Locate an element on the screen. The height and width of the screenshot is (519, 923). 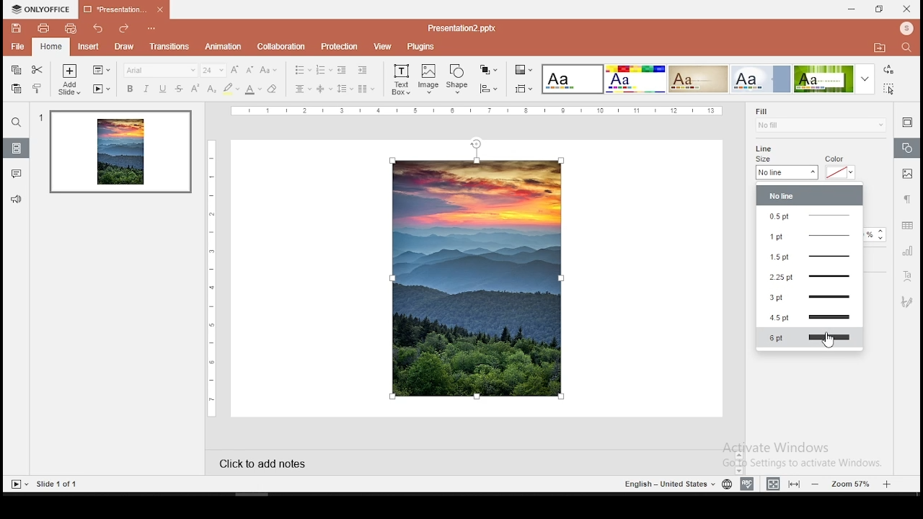
click to add notes is located at coordinates (268, 463).